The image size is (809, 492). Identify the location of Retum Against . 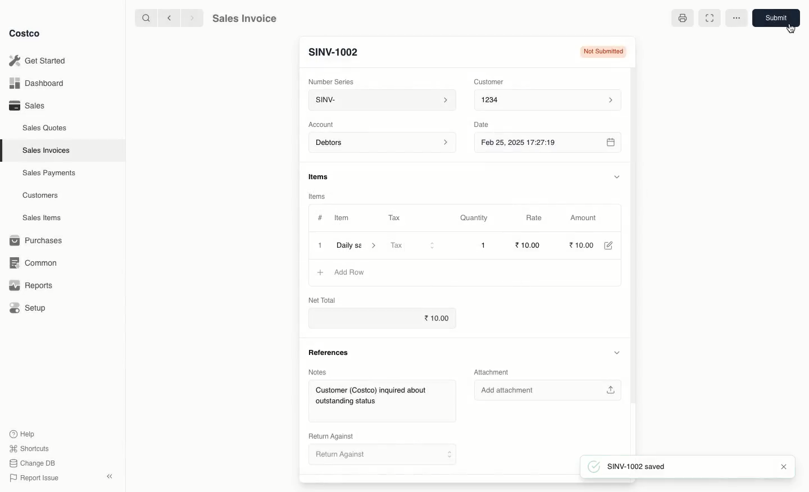
(383, 456).